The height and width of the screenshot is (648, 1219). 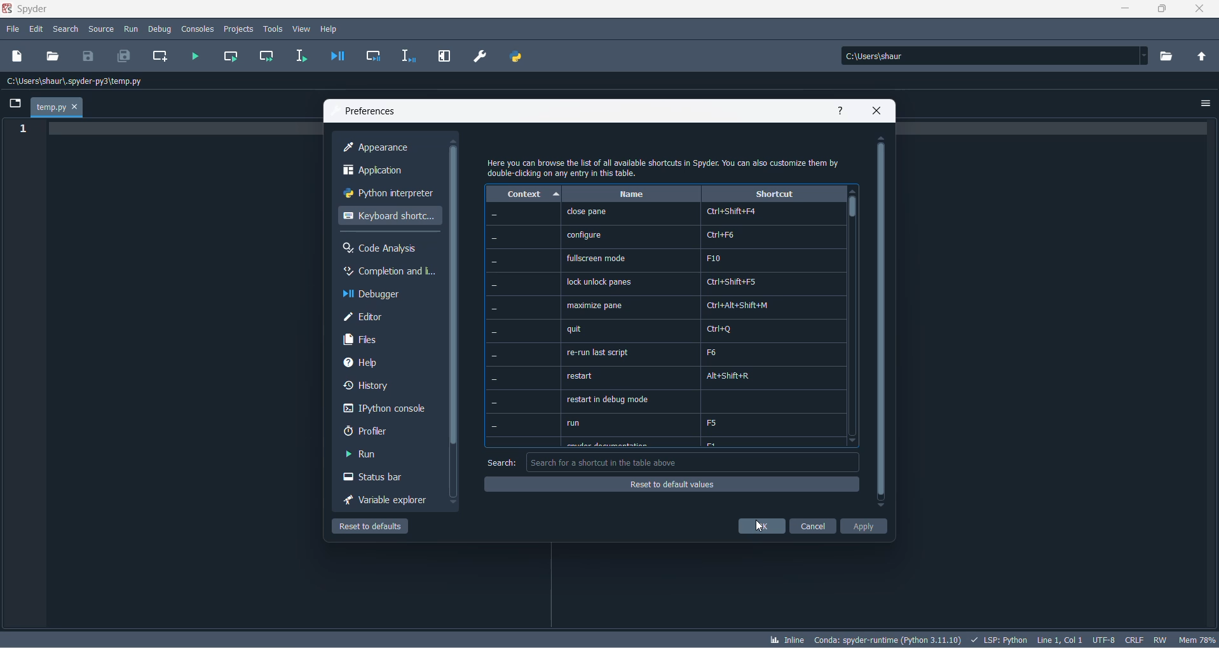 I want to click on reset to default, so click(x=374, y=528).